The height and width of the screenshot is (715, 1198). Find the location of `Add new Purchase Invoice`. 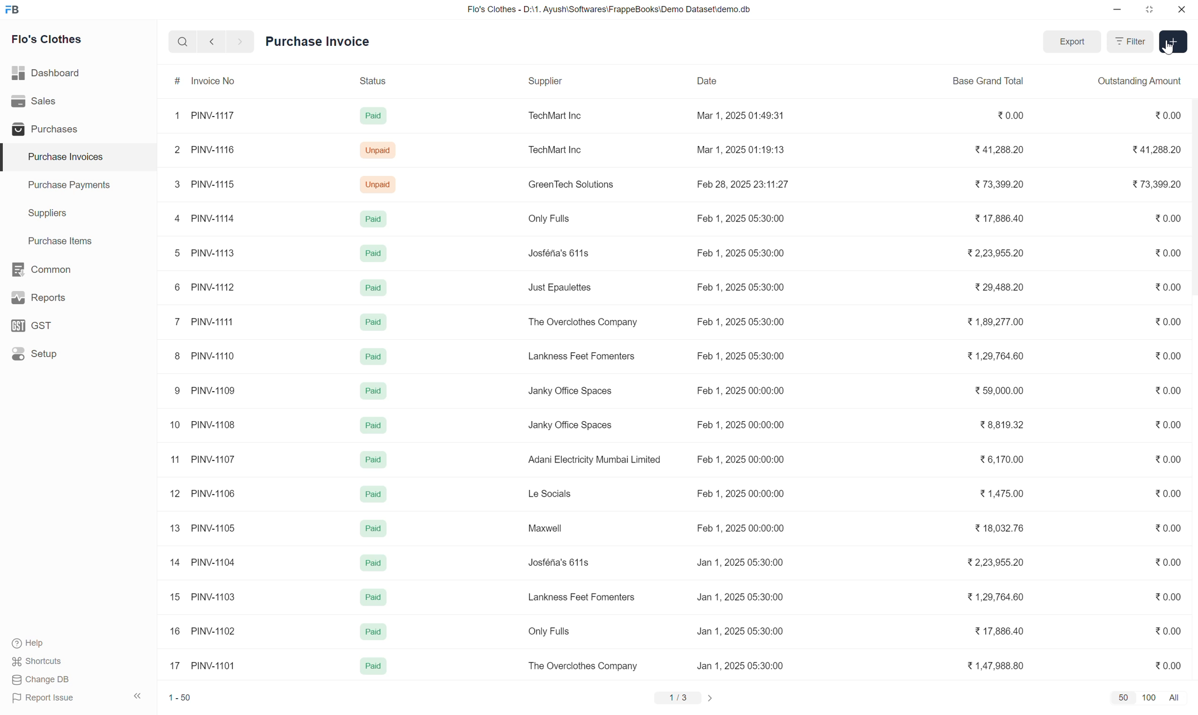

Add new Purchase Invoice is located at coordinates (1174, 42).